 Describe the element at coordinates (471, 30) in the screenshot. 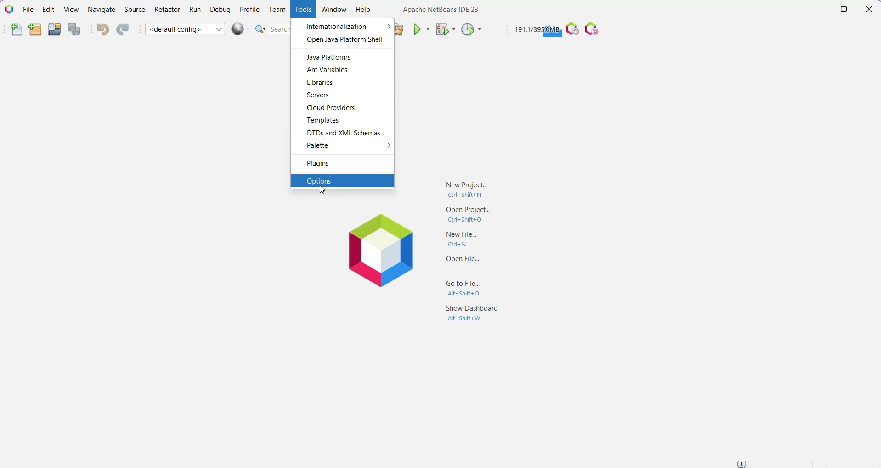

I see `Profile Project` at that location.